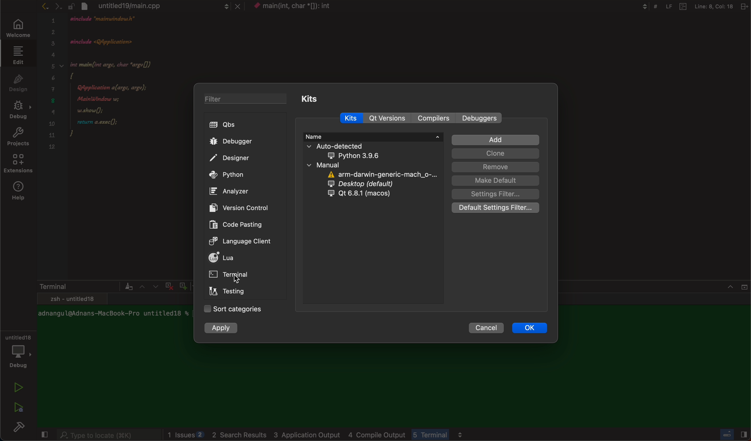 Image resolution: width=751 pixels, height=441 pixels. What do you see at coordinates (18, 138) in the screenshot?
I see `projects` at bounding box center [18, 138].